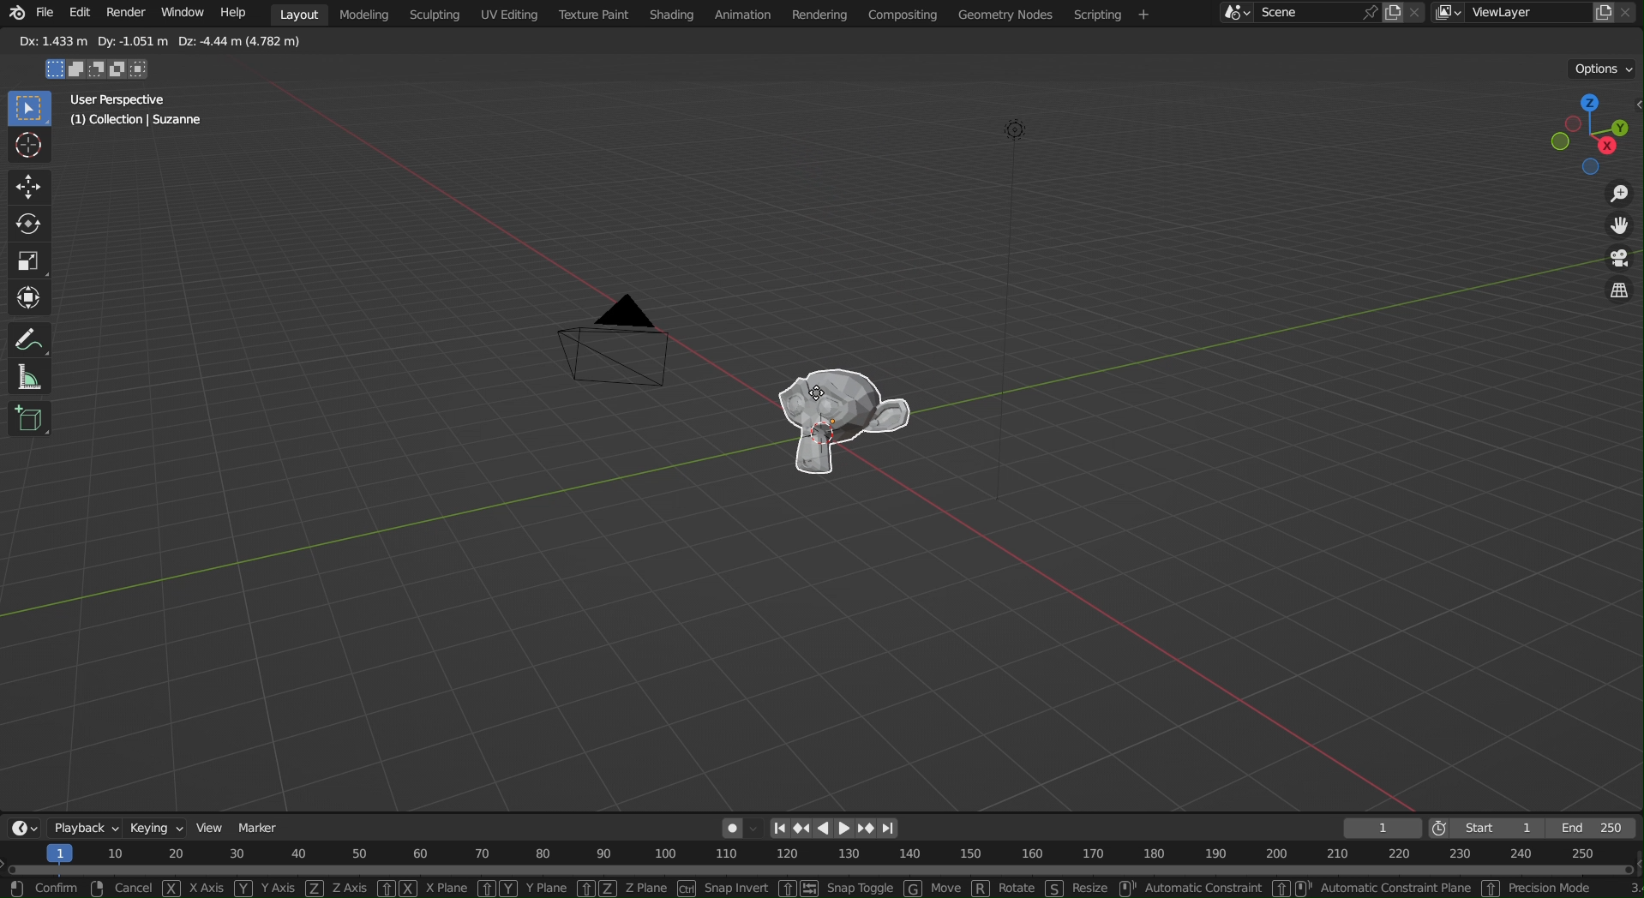 Image resolution: width=1644 pixels, height=898 pixels. Describe the element at coordinates (595, 15) in the screenshot. I see `Texture Paint` at that location.